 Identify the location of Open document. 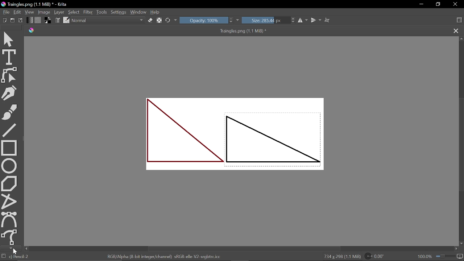
(12, 20).